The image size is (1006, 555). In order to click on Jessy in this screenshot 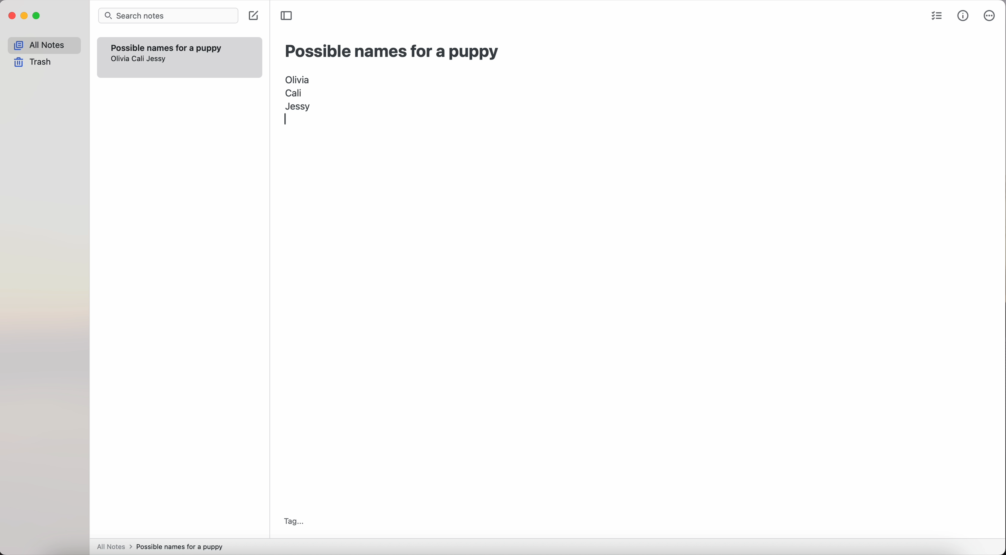, I will do `click(159, 59)`.